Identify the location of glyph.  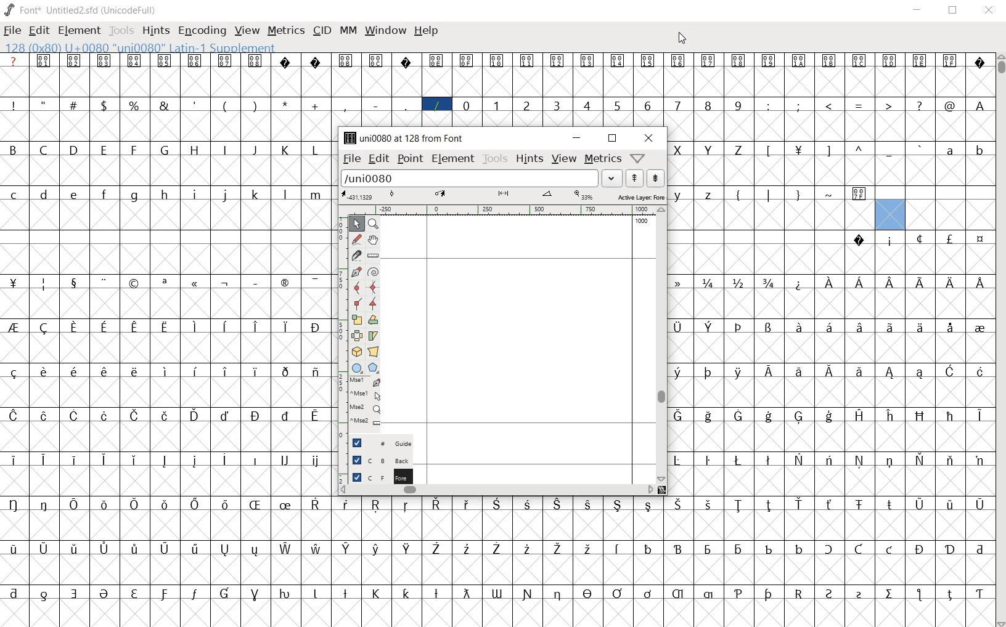
(890, 416).